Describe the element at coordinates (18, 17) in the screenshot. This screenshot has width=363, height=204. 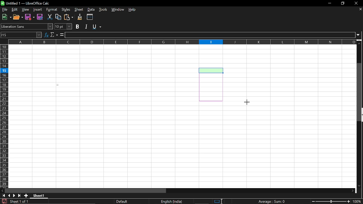
I see `Open` at that location.